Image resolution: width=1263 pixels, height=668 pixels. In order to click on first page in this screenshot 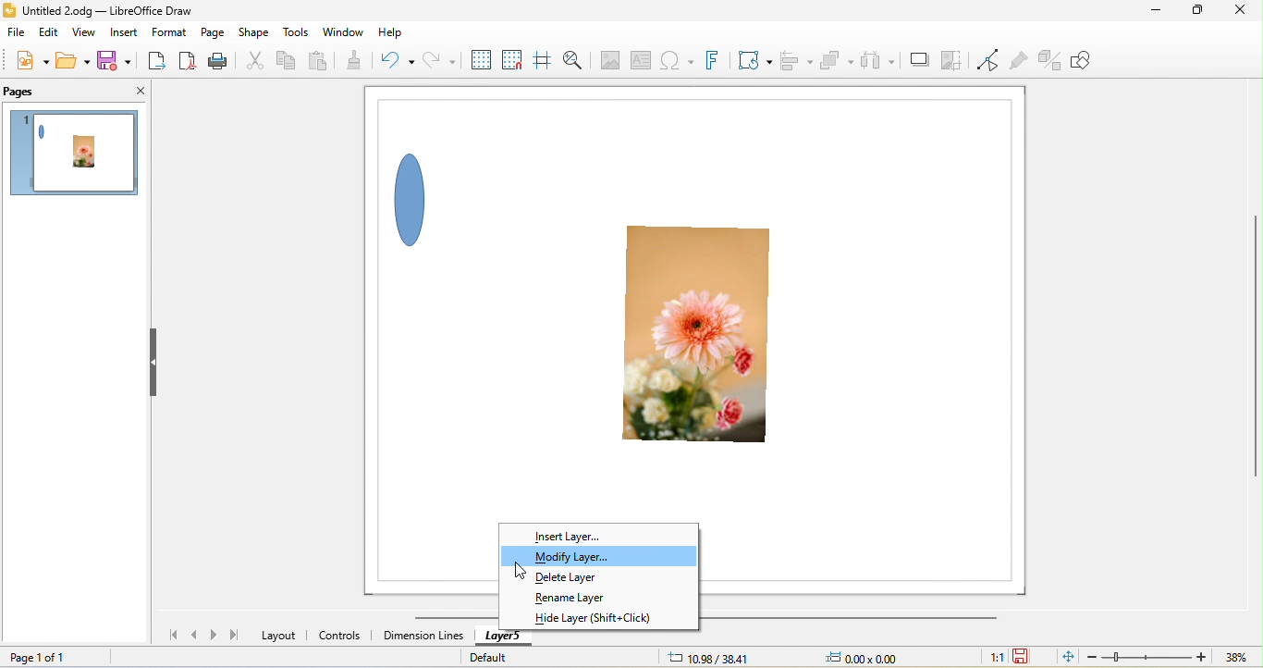, I will do `click(167, 634)`.